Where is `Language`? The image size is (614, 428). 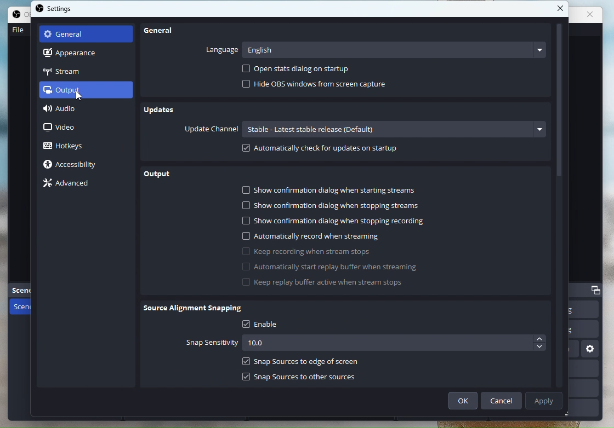 Language is located at coordinates (221, 50).